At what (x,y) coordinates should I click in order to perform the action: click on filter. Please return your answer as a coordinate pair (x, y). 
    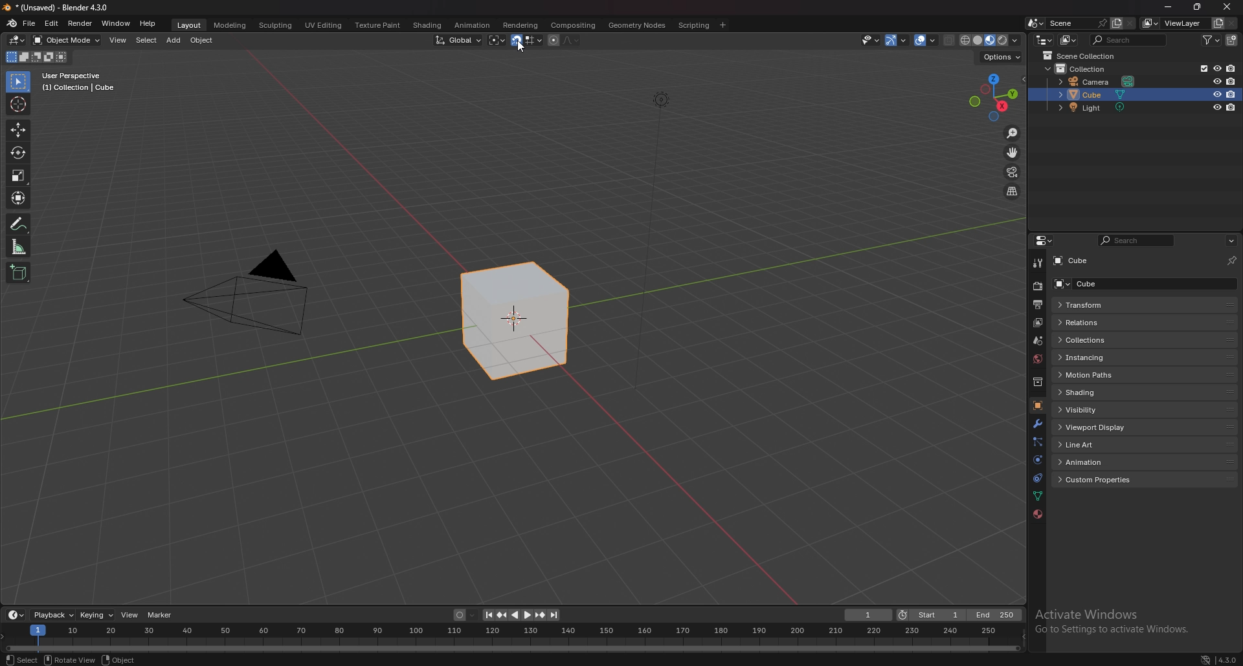
    Looking at the image, I should click on (1211, 39).